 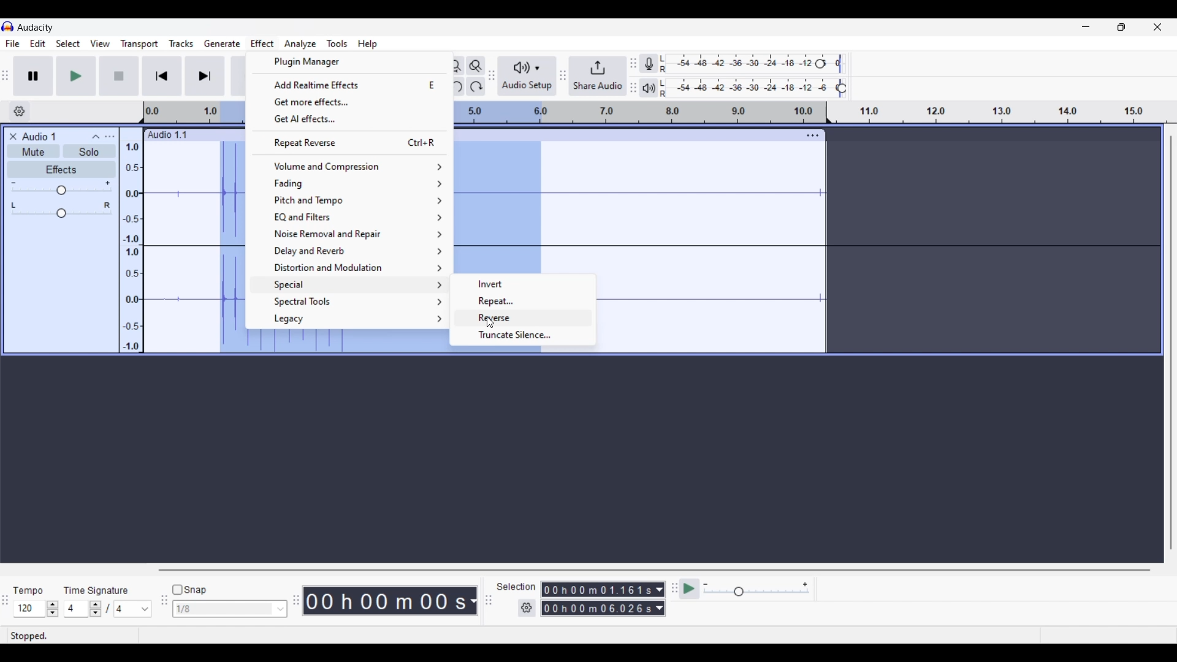 What do you see at coordinates (1086, 27) in the screenshot?
I see `Minimize` at bounding box center [1086, 27].